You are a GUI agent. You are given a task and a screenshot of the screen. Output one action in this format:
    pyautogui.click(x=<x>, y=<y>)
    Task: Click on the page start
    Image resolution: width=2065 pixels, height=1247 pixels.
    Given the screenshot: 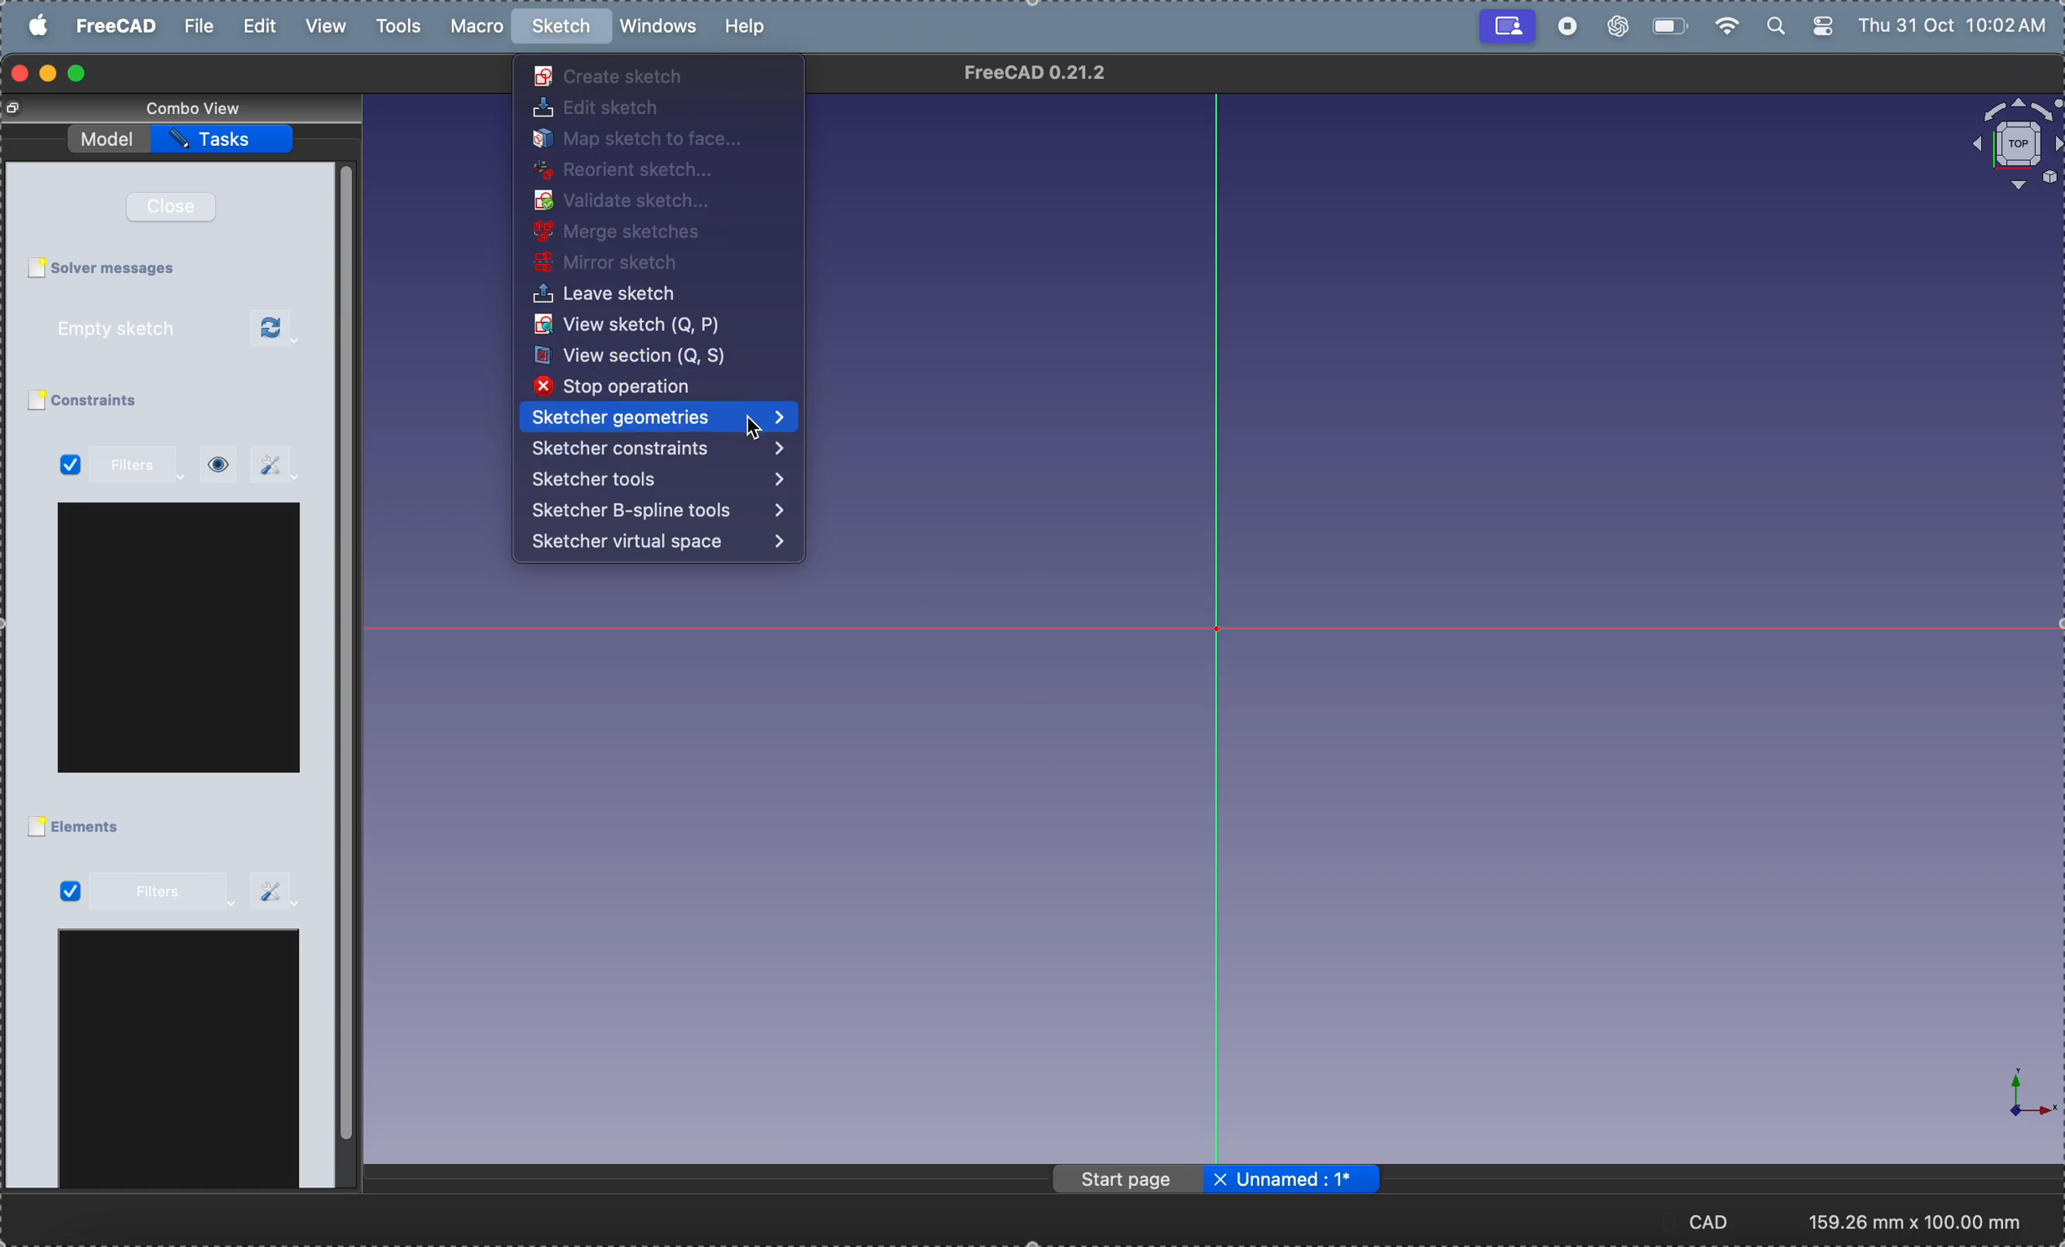 What is the action you would take?
    pyautogui.click(x=1130, y=1181)
    